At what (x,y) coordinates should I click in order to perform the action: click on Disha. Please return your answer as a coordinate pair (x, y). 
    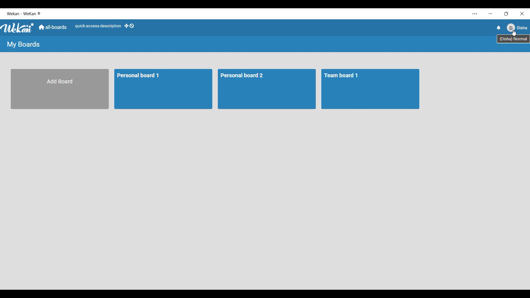
    Looking at the image, I should click on (517, 29).